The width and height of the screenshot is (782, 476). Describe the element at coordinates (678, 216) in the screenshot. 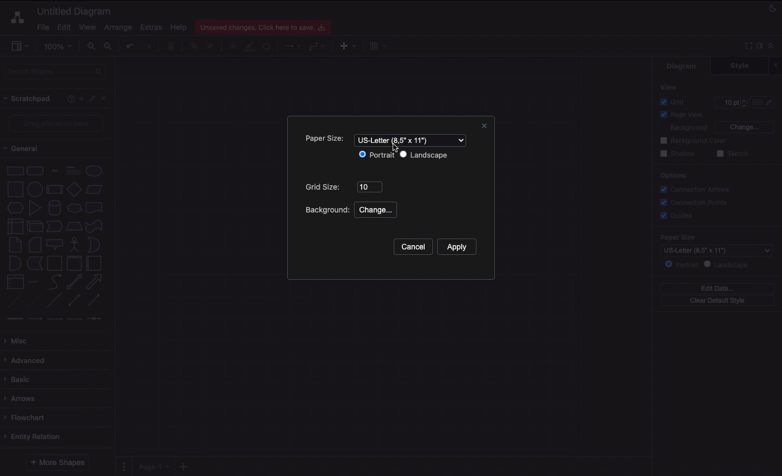

I see `Guides` at that location.